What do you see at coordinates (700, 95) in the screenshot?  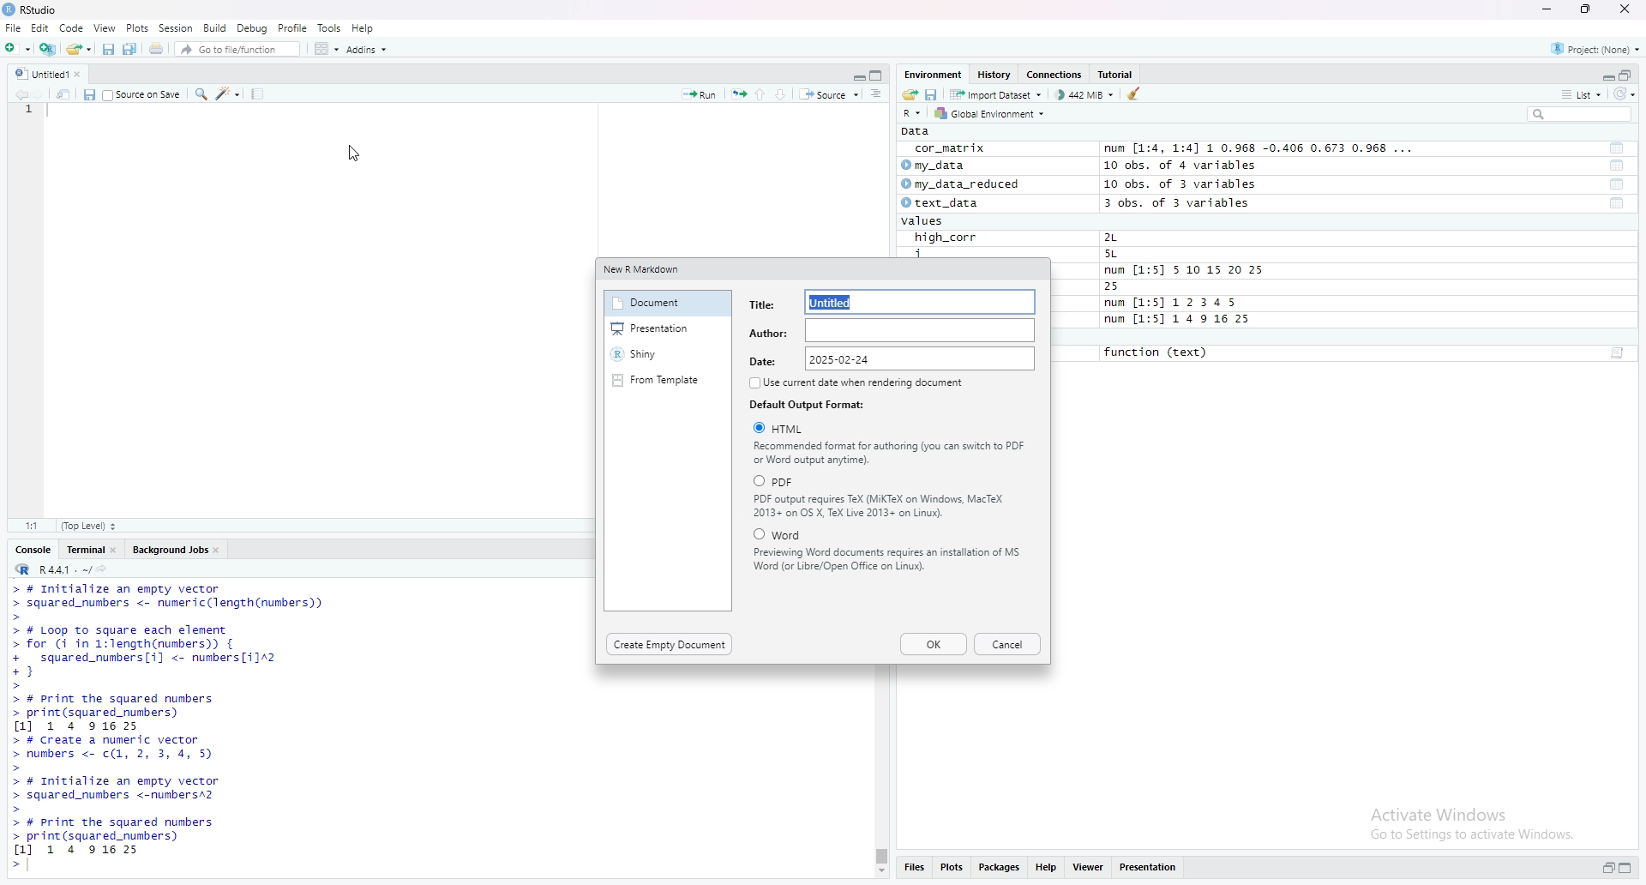 I see `Run` at bounding box center [700, 95].